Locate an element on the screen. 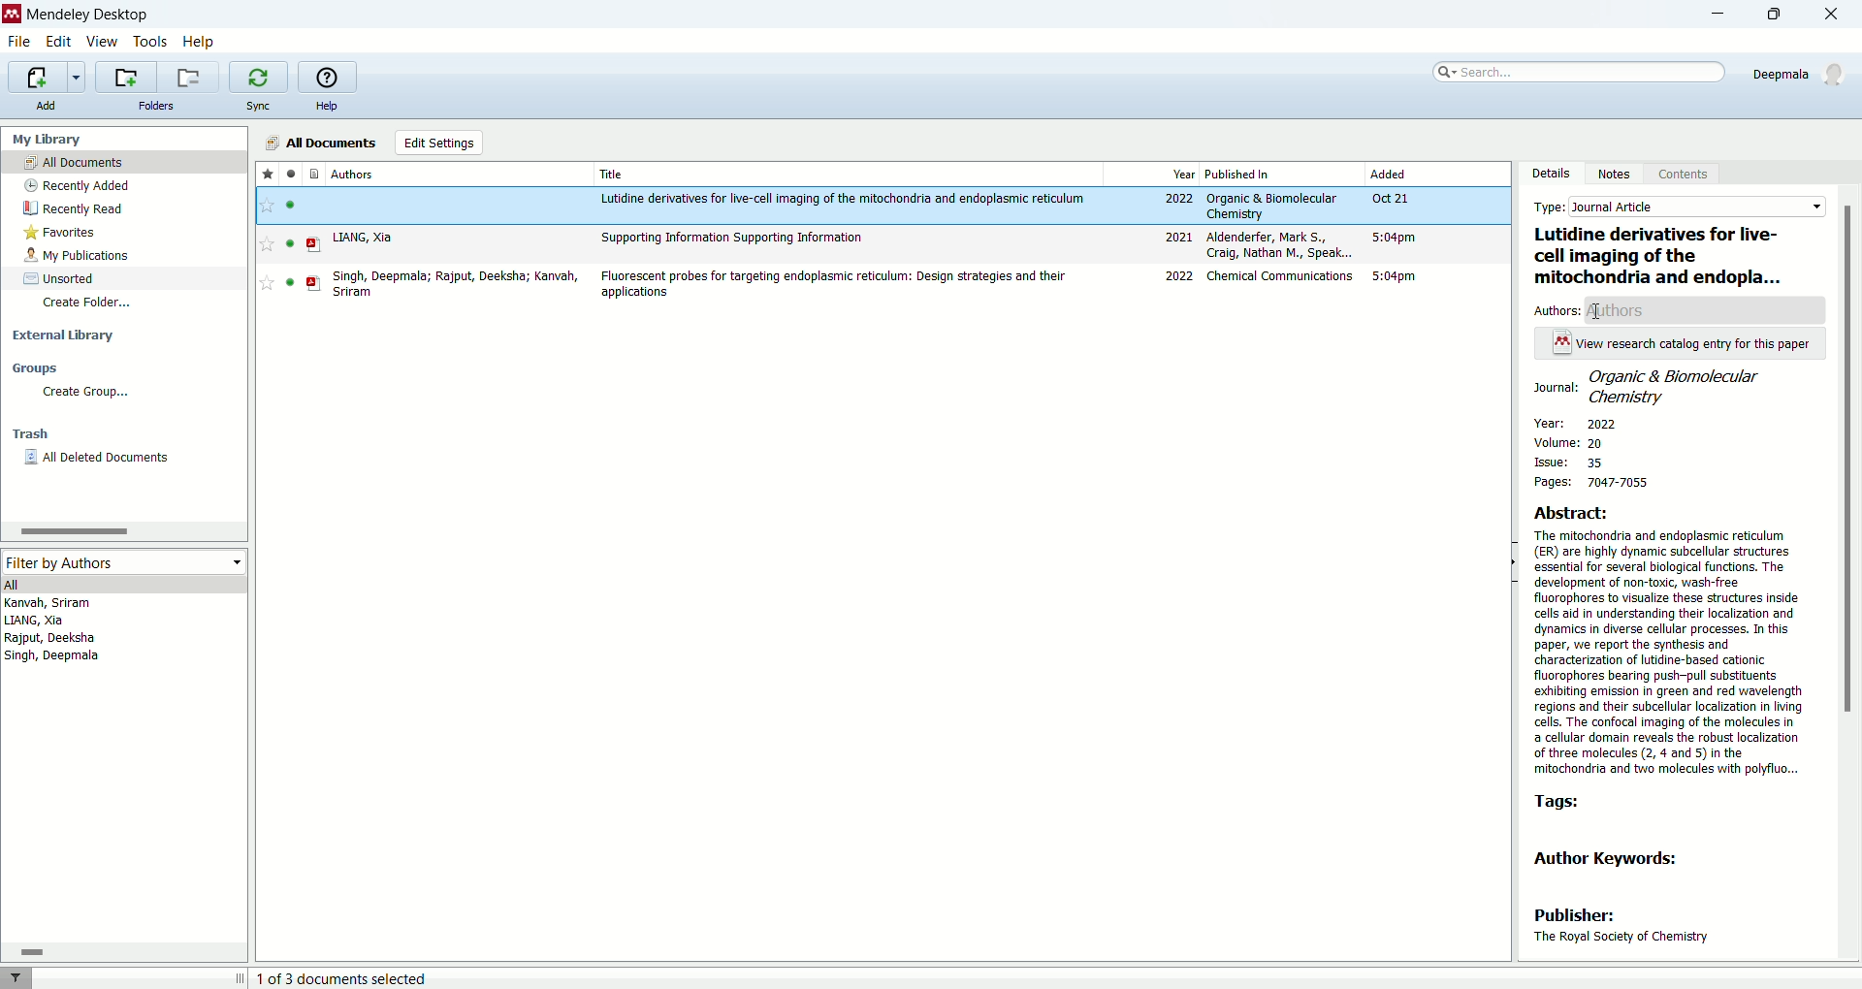 The width and height of the screenshot is (1862, 989). . Organic & Biomolecular
Journal: Cy mitry is located at coordinates (1650, 386).